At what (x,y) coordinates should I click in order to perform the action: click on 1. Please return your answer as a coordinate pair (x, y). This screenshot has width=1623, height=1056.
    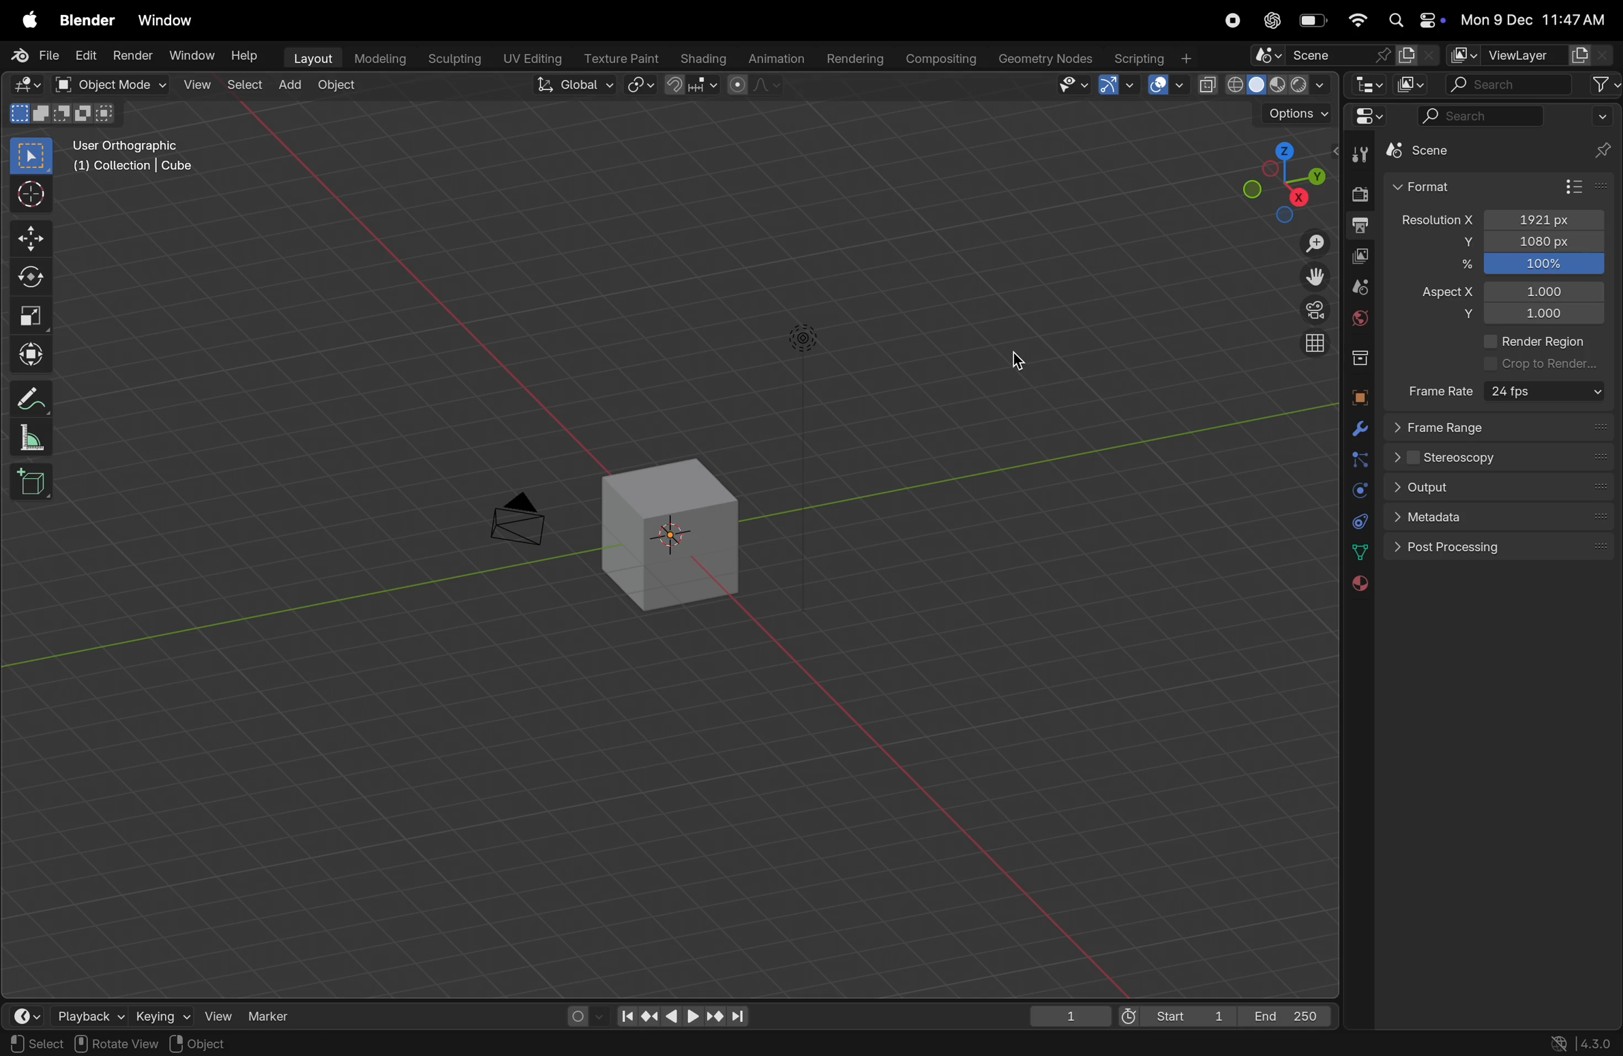
    Looking at the image, I should click on (1548, 291).